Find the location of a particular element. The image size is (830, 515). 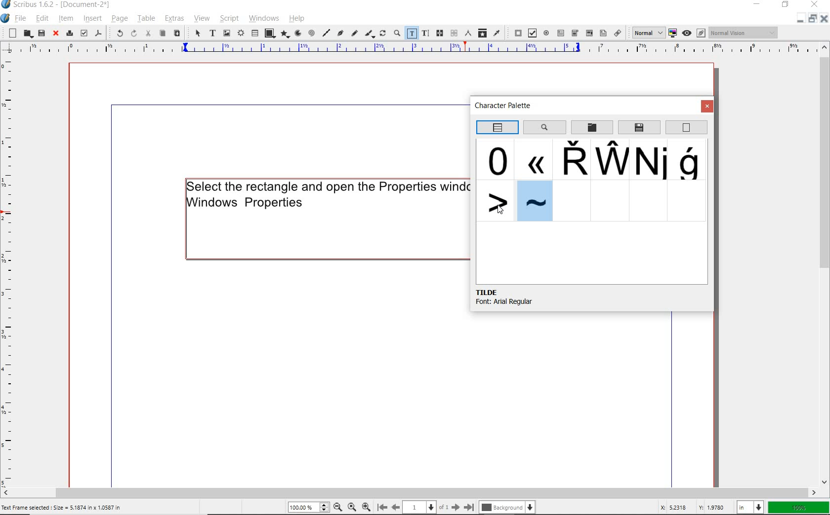

pdf list box is located at coordinates (589, 34).